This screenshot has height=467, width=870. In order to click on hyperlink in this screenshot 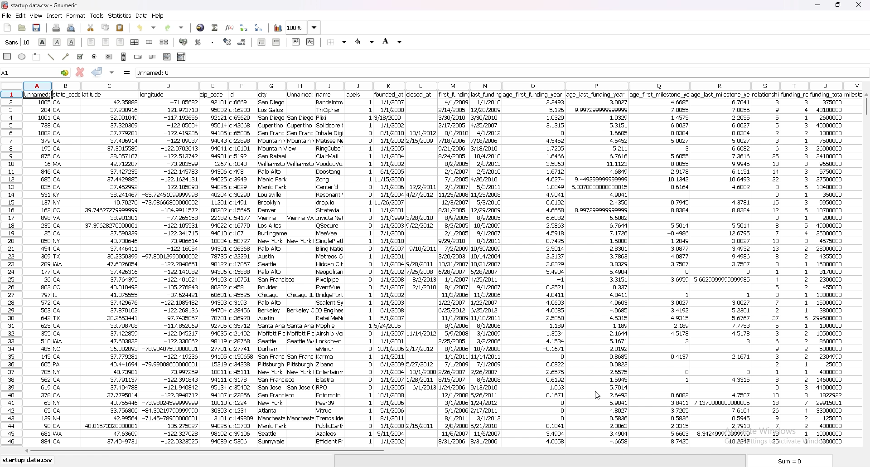, I will do `click(201, 27)`.